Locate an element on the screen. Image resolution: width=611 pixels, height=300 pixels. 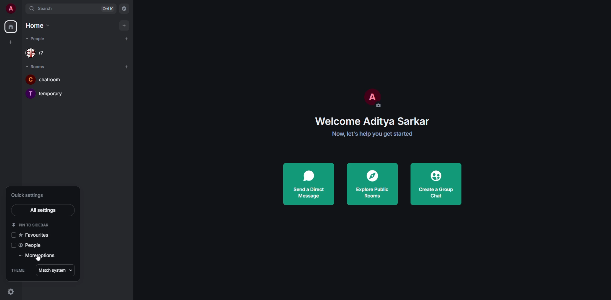
Now, let's help you get started is located at coordinates (373, 134).